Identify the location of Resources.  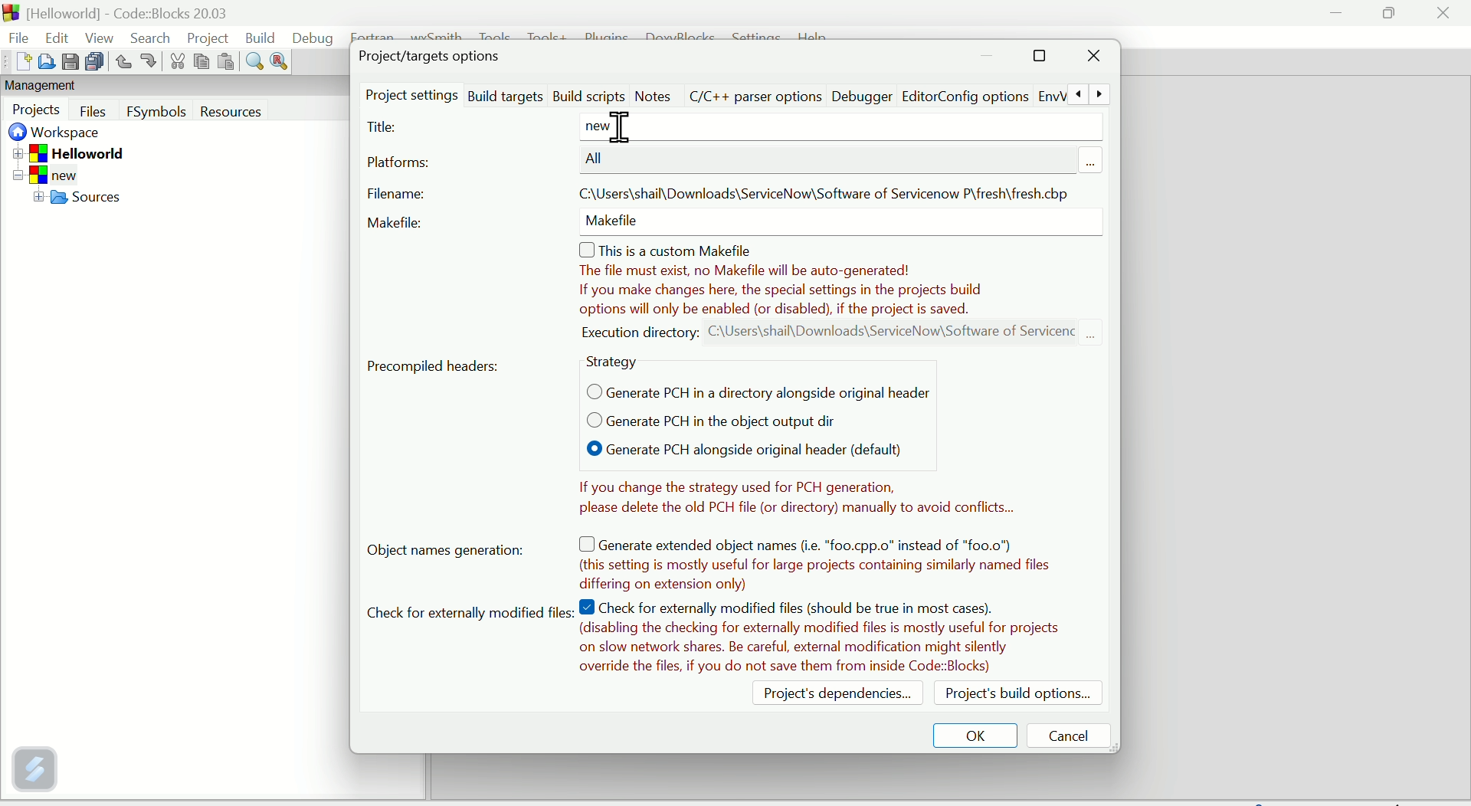
(257, 113).